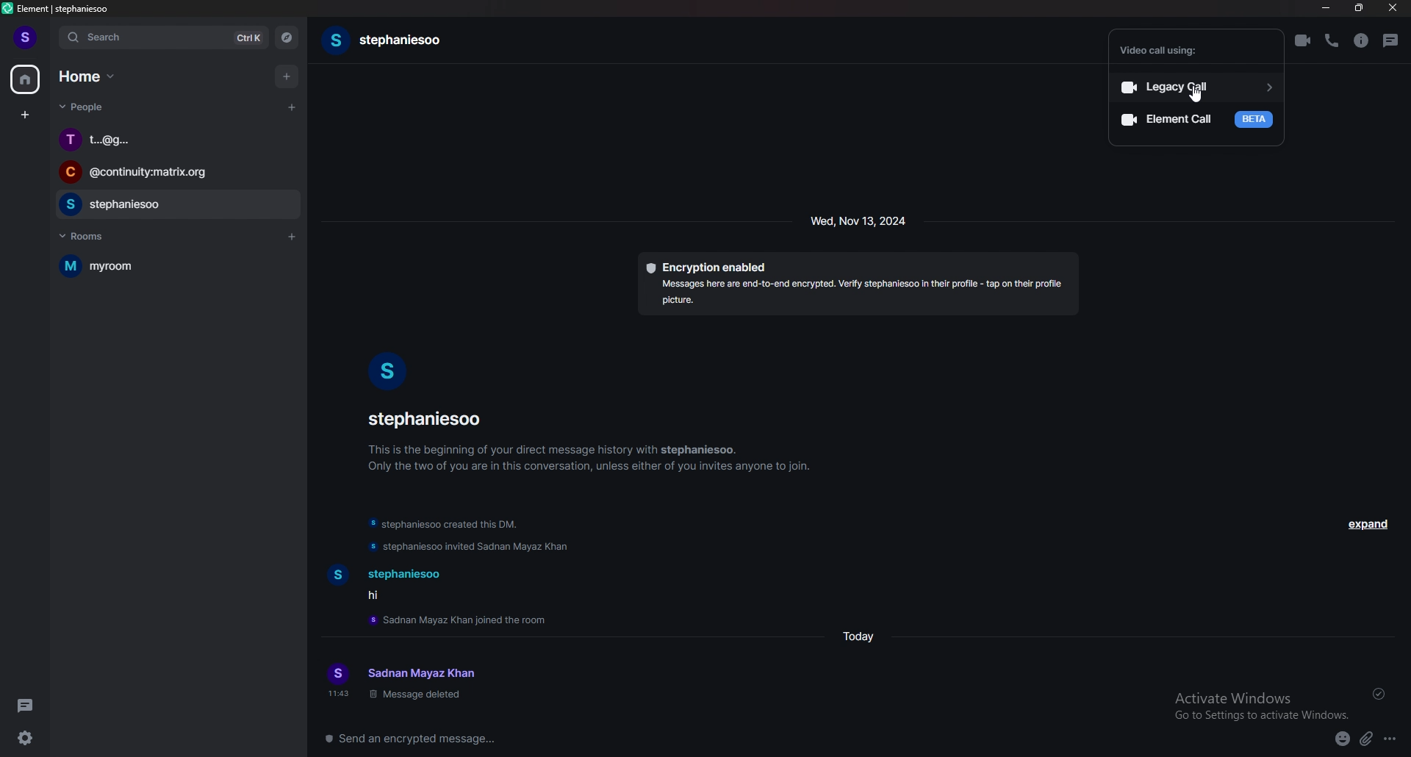 The width and height of the screenshot is (1411, 757). Describe the element at coordinates (1338, 741) in the screenshot. I see `emoji` at that location.